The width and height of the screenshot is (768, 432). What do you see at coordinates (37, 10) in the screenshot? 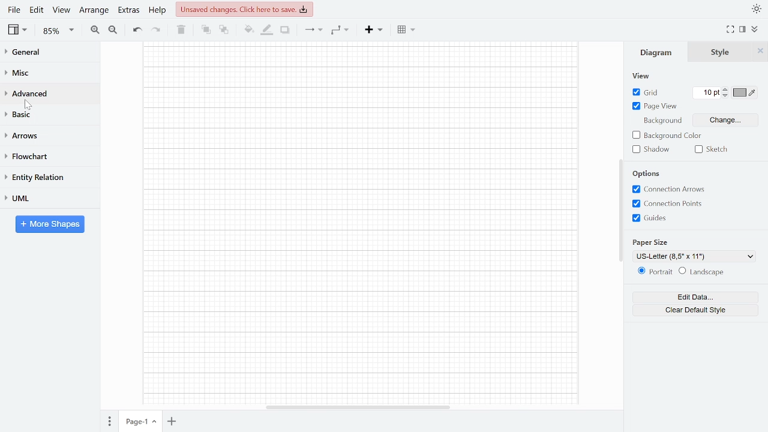
I see `Edit` at bounding box center [37, 10].